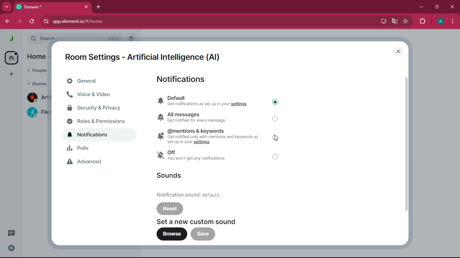  What do you see at coordinates (275, 102) in the screenshot?
I see `on` at bounding box center [275, 102].